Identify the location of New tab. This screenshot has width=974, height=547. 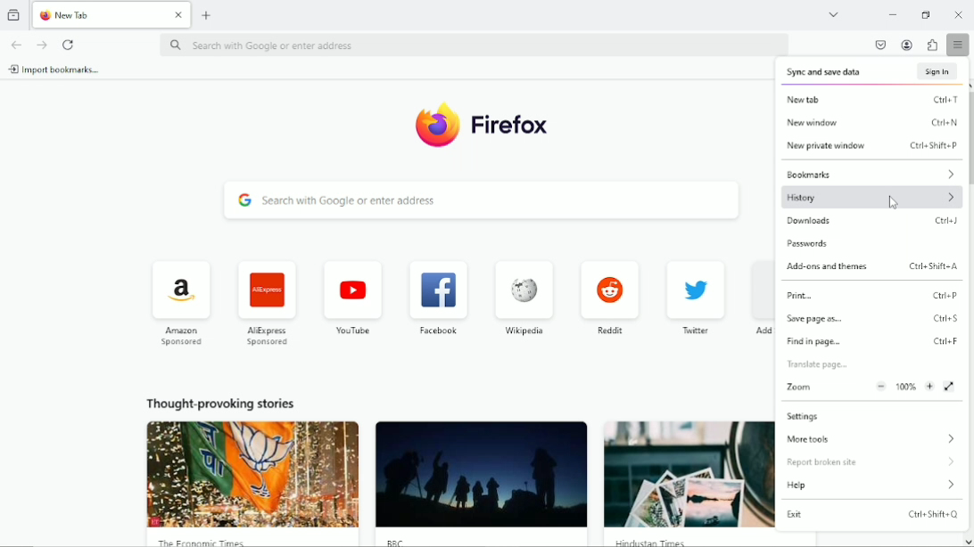
(210, 15).